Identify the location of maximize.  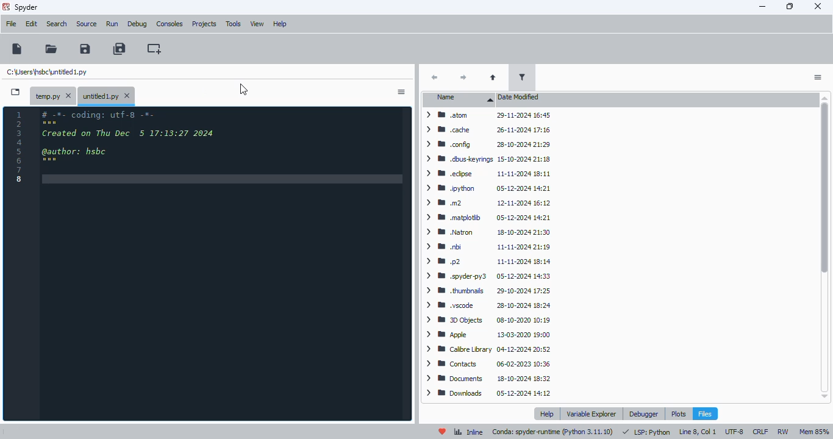
(790, 6).